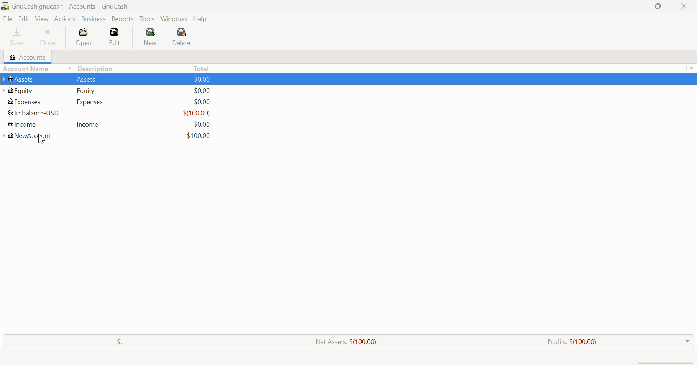 The image size is (697, 365). I want to click on Assets, so click(18, 79).